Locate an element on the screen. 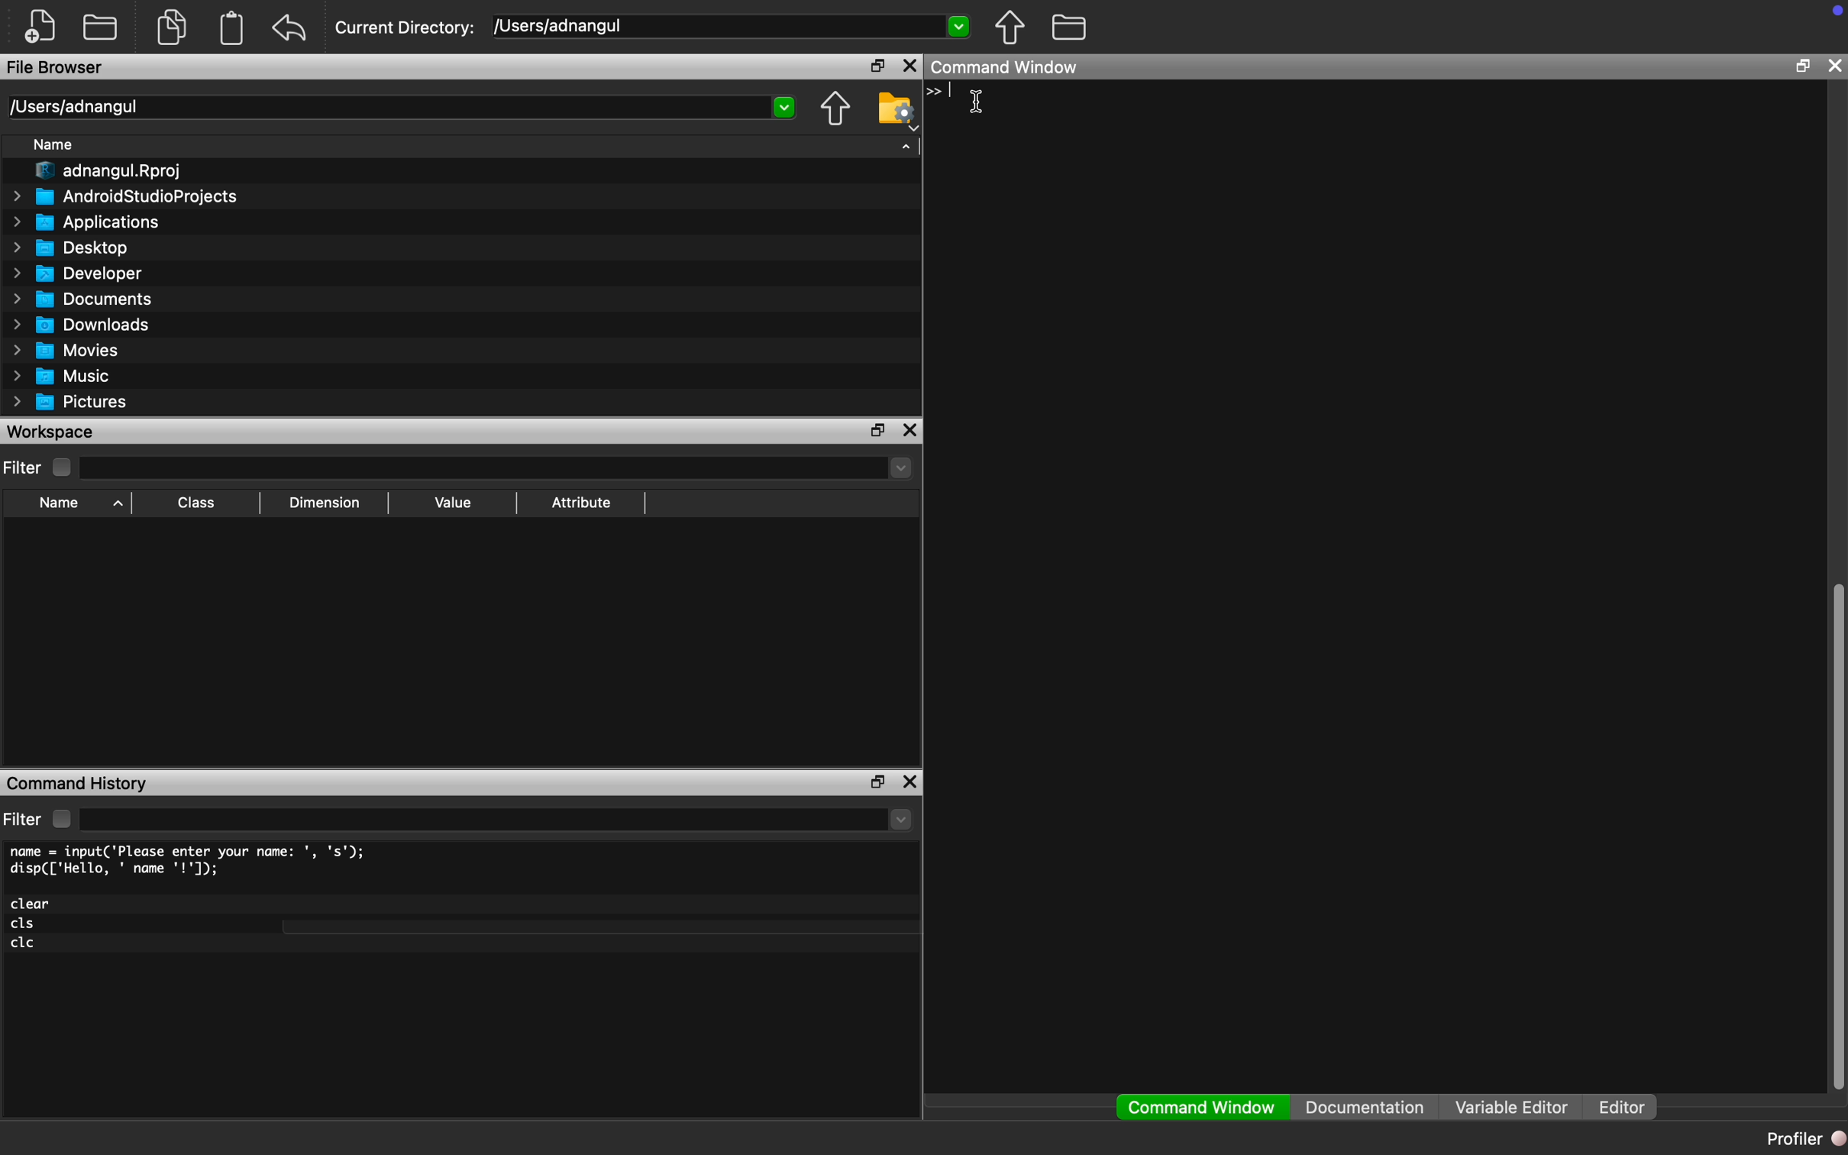  clc is located at coordinates (24, 943).